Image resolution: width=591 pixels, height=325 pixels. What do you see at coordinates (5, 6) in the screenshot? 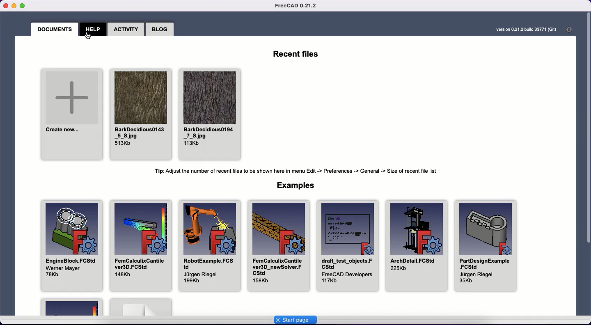
I see `Close` at bounding box center [5, 6].